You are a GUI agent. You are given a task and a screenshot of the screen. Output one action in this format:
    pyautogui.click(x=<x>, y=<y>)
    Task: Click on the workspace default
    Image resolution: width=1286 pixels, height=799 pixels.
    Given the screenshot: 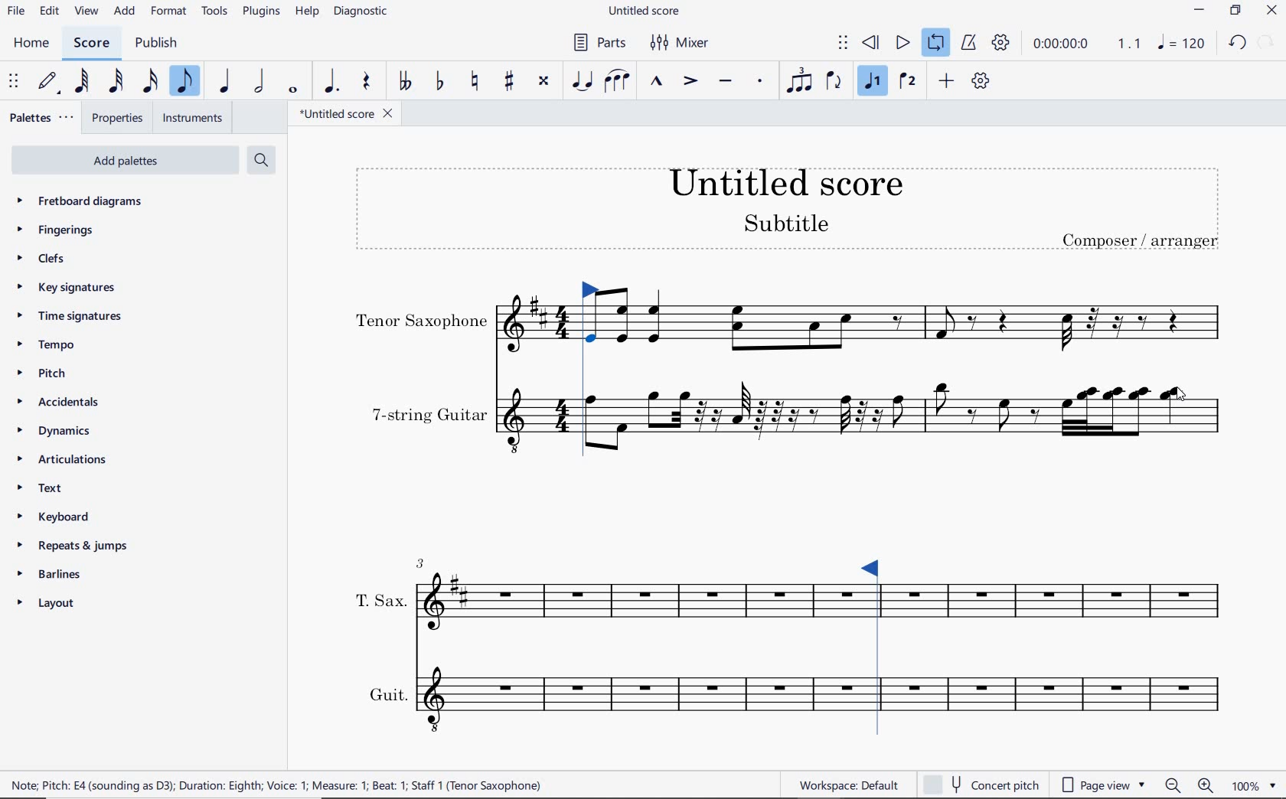 What is the action you would take?
    pyautogui.click(x=852, y=785)
    